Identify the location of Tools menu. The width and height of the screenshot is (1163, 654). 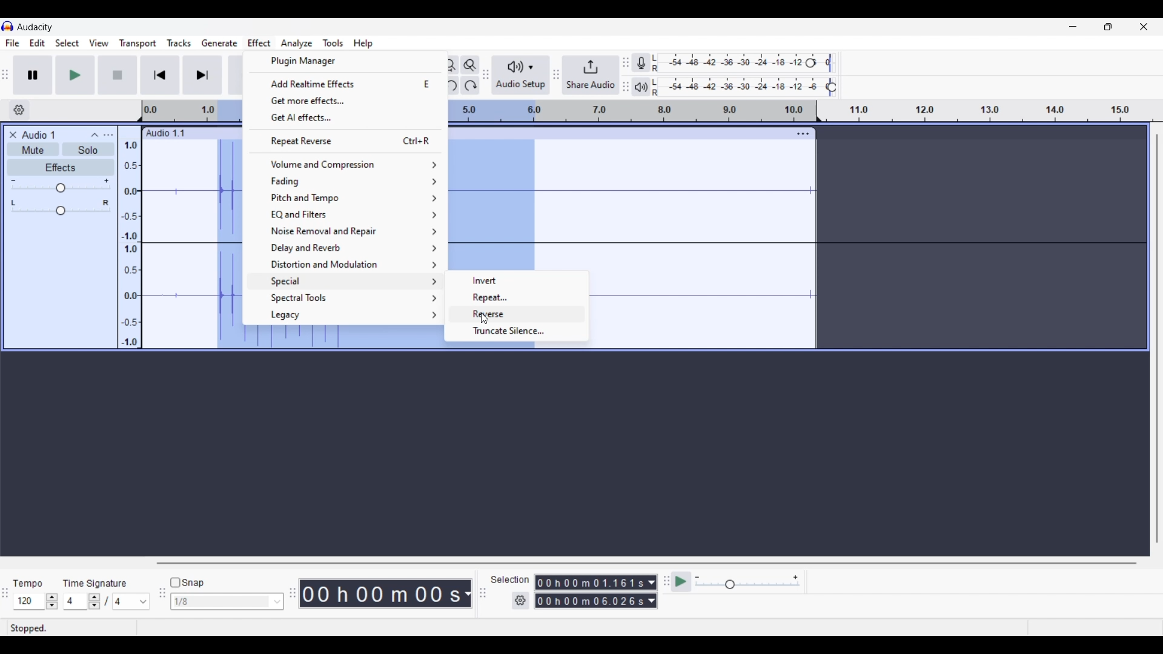
(333, 43).